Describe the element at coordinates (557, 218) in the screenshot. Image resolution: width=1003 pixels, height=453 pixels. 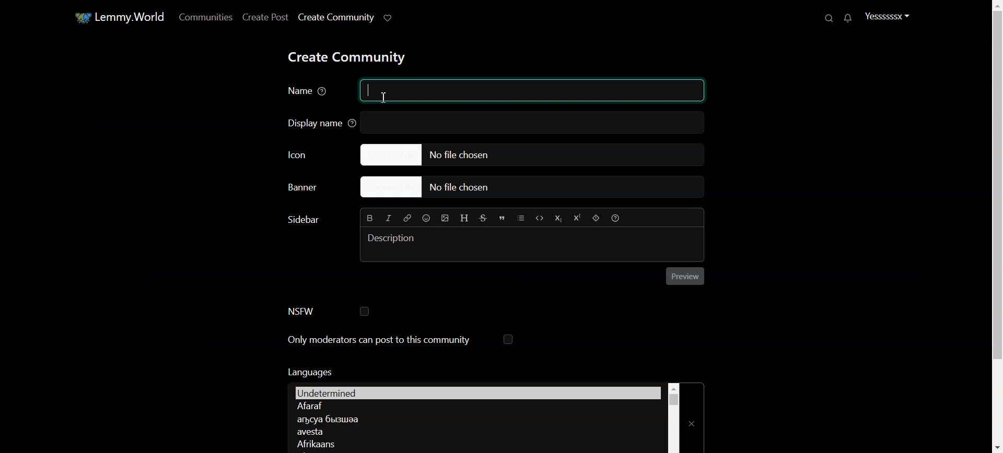
I see `Subscript` at that location.